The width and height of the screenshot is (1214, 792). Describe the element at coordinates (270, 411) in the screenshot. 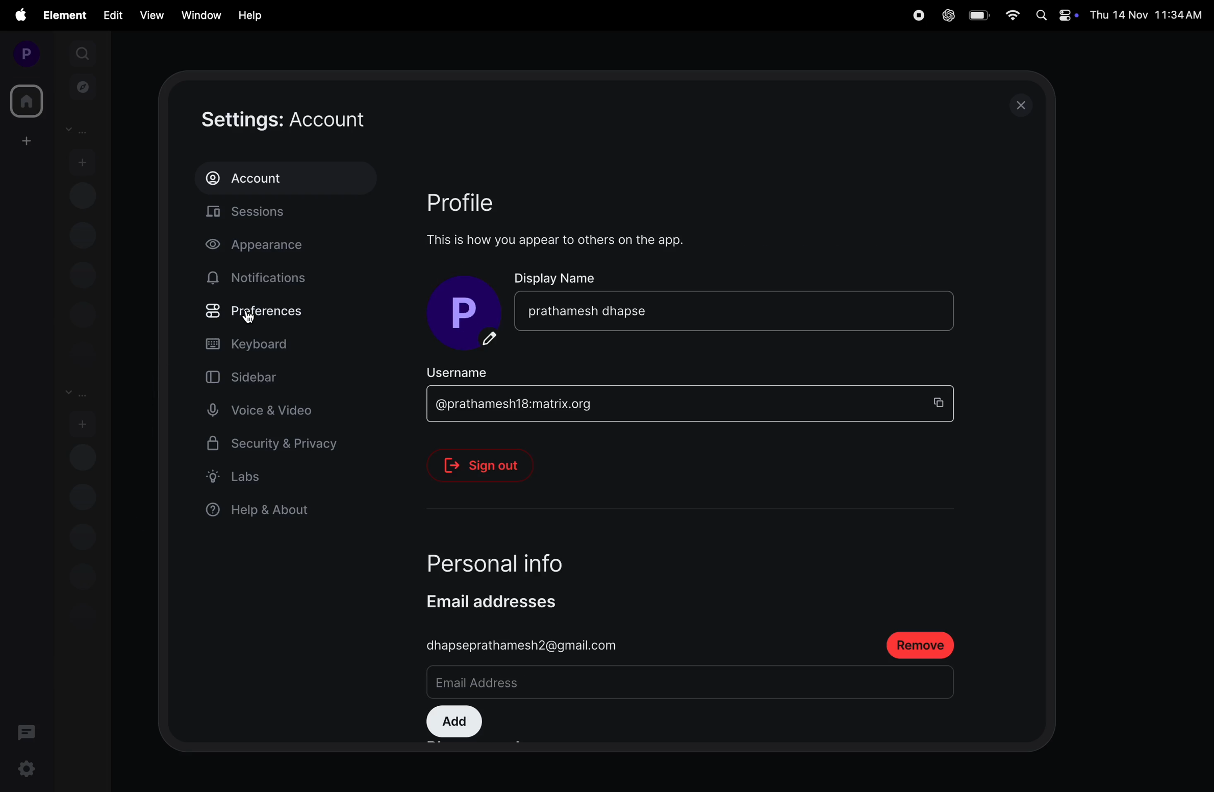

I see `voice and video` at that location.